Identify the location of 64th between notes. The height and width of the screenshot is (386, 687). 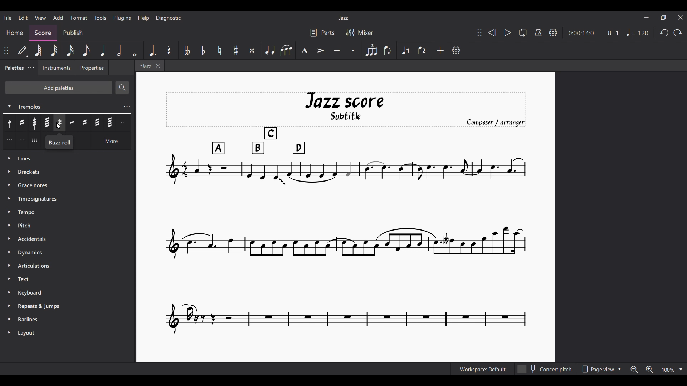
(110, 122).